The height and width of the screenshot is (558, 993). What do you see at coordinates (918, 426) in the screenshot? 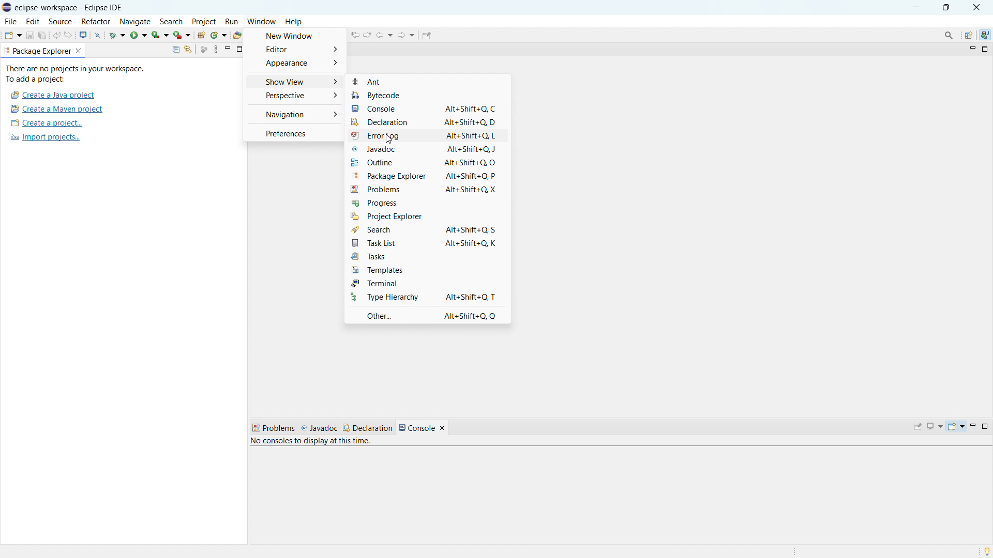
I see `pin console` at bounding box center [918, 426].